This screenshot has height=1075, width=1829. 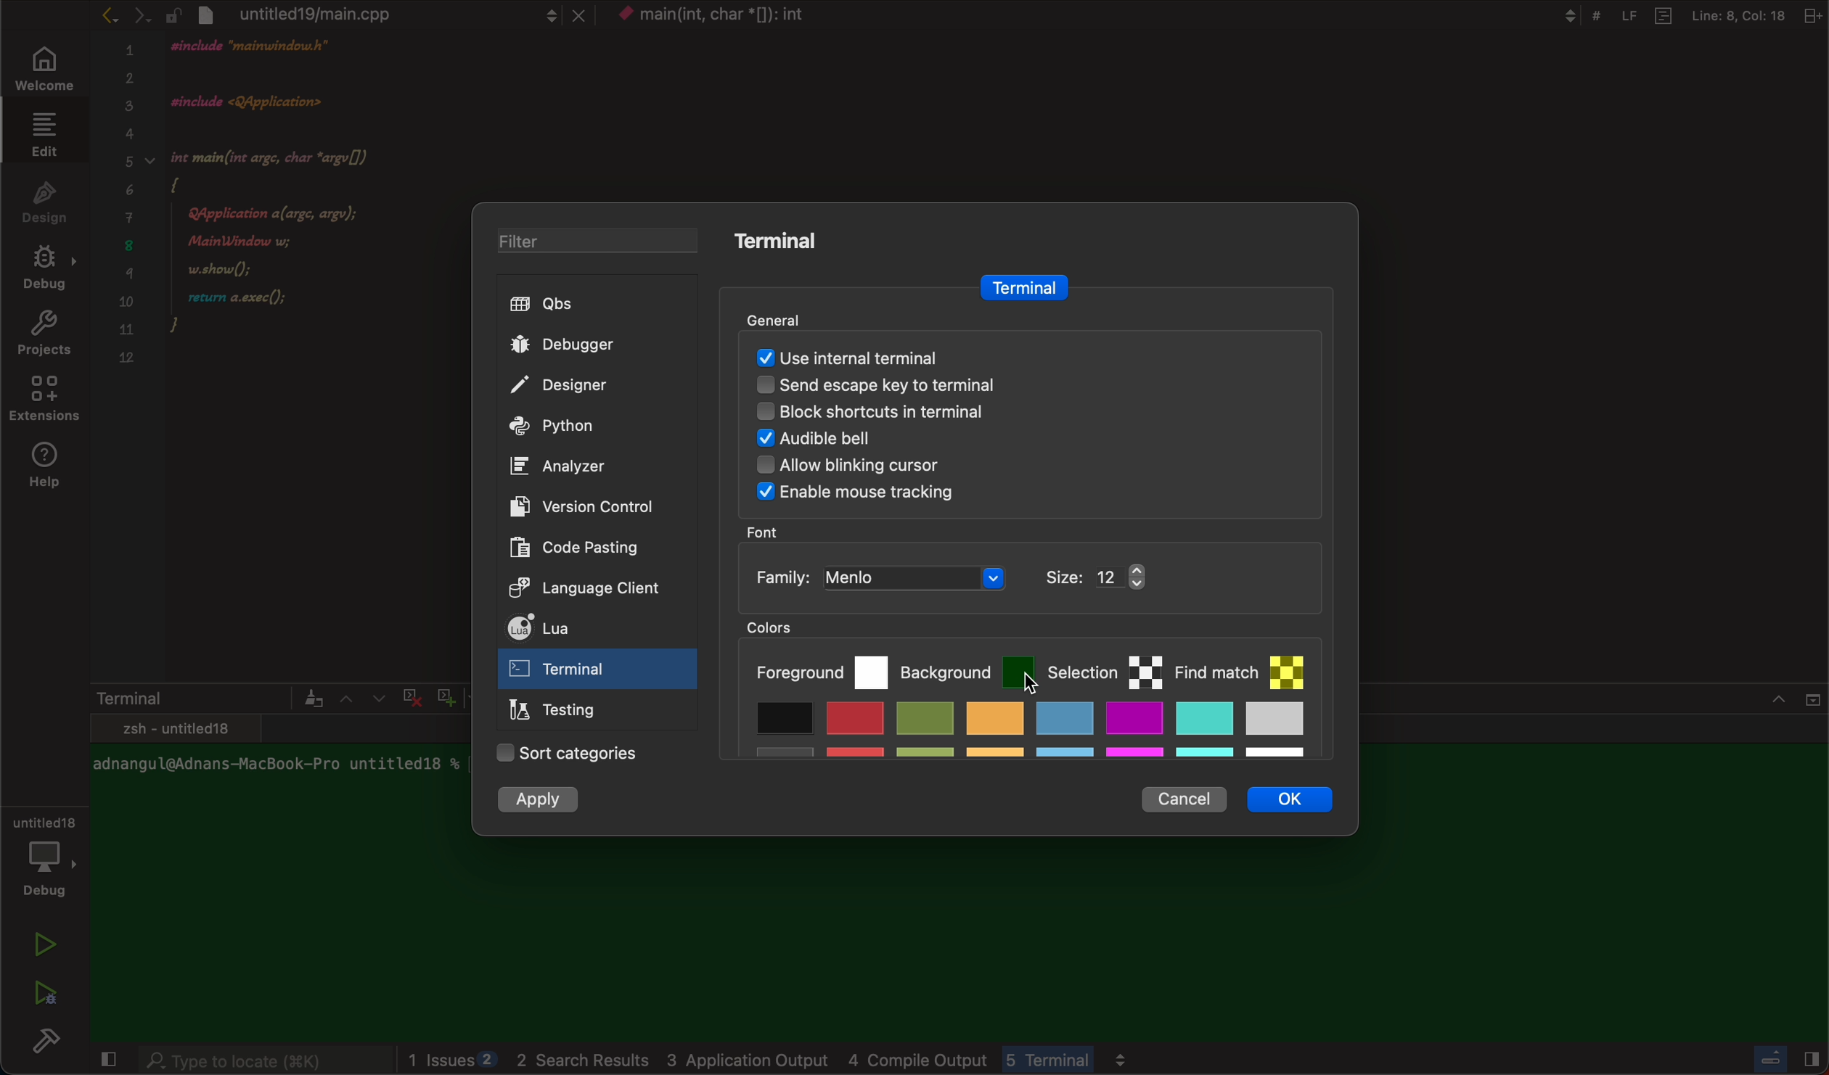 What do you see at coordinates (41, 70) in the screenshot?
I see `welcome` at bounding box center [41, 70].